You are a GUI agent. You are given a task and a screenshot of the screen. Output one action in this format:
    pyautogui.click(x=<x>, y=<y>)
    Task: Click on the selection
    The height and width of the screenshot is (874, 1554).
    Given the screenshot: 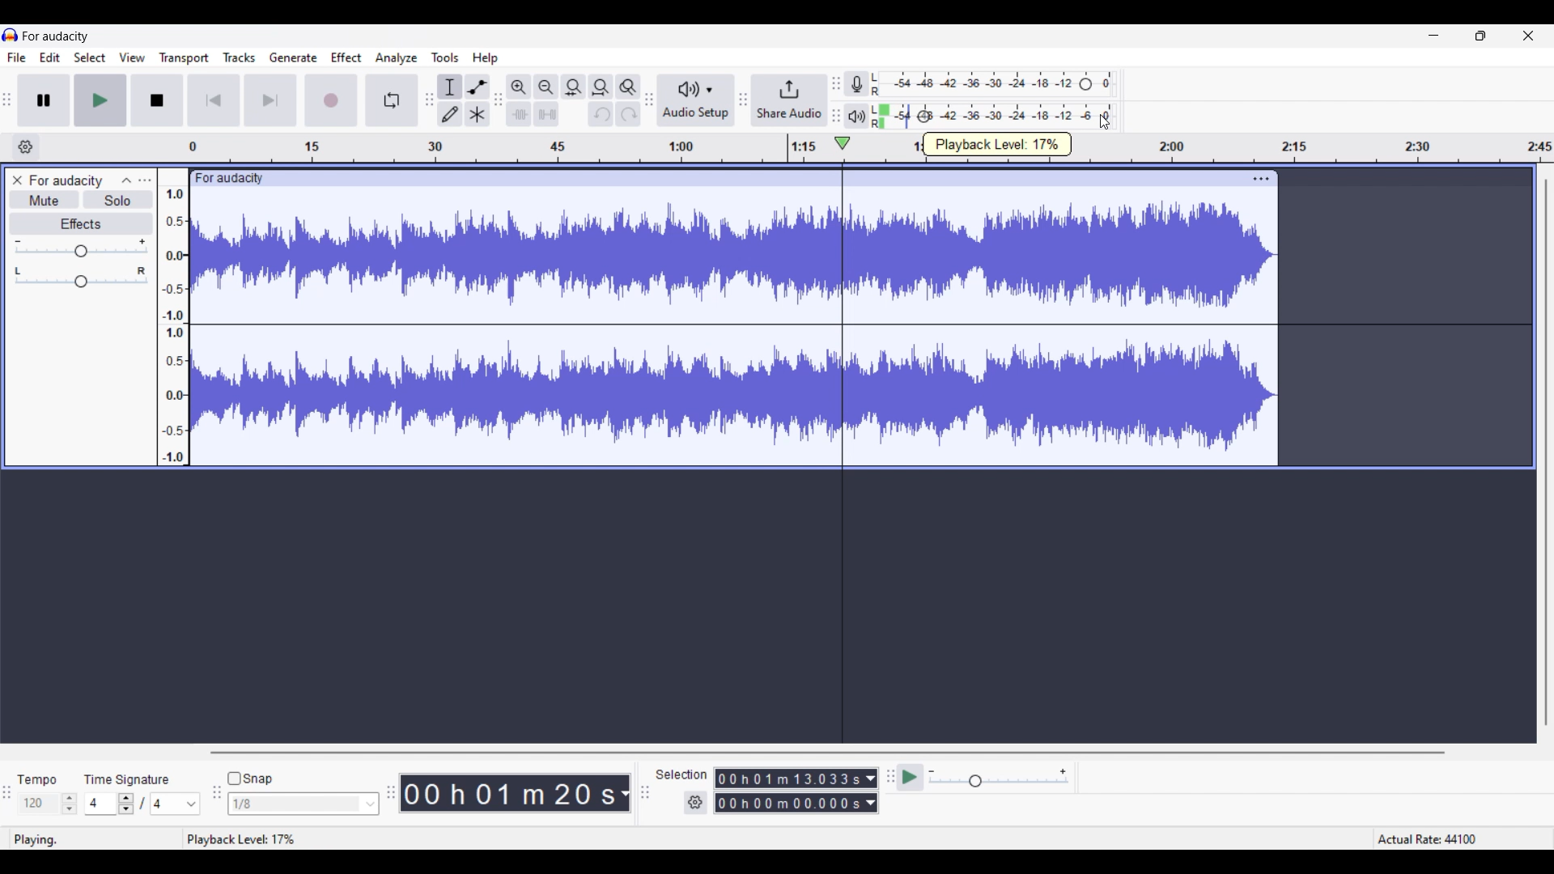 What is the action you would take?
    pyautogui.click(x=681, y=774)
    